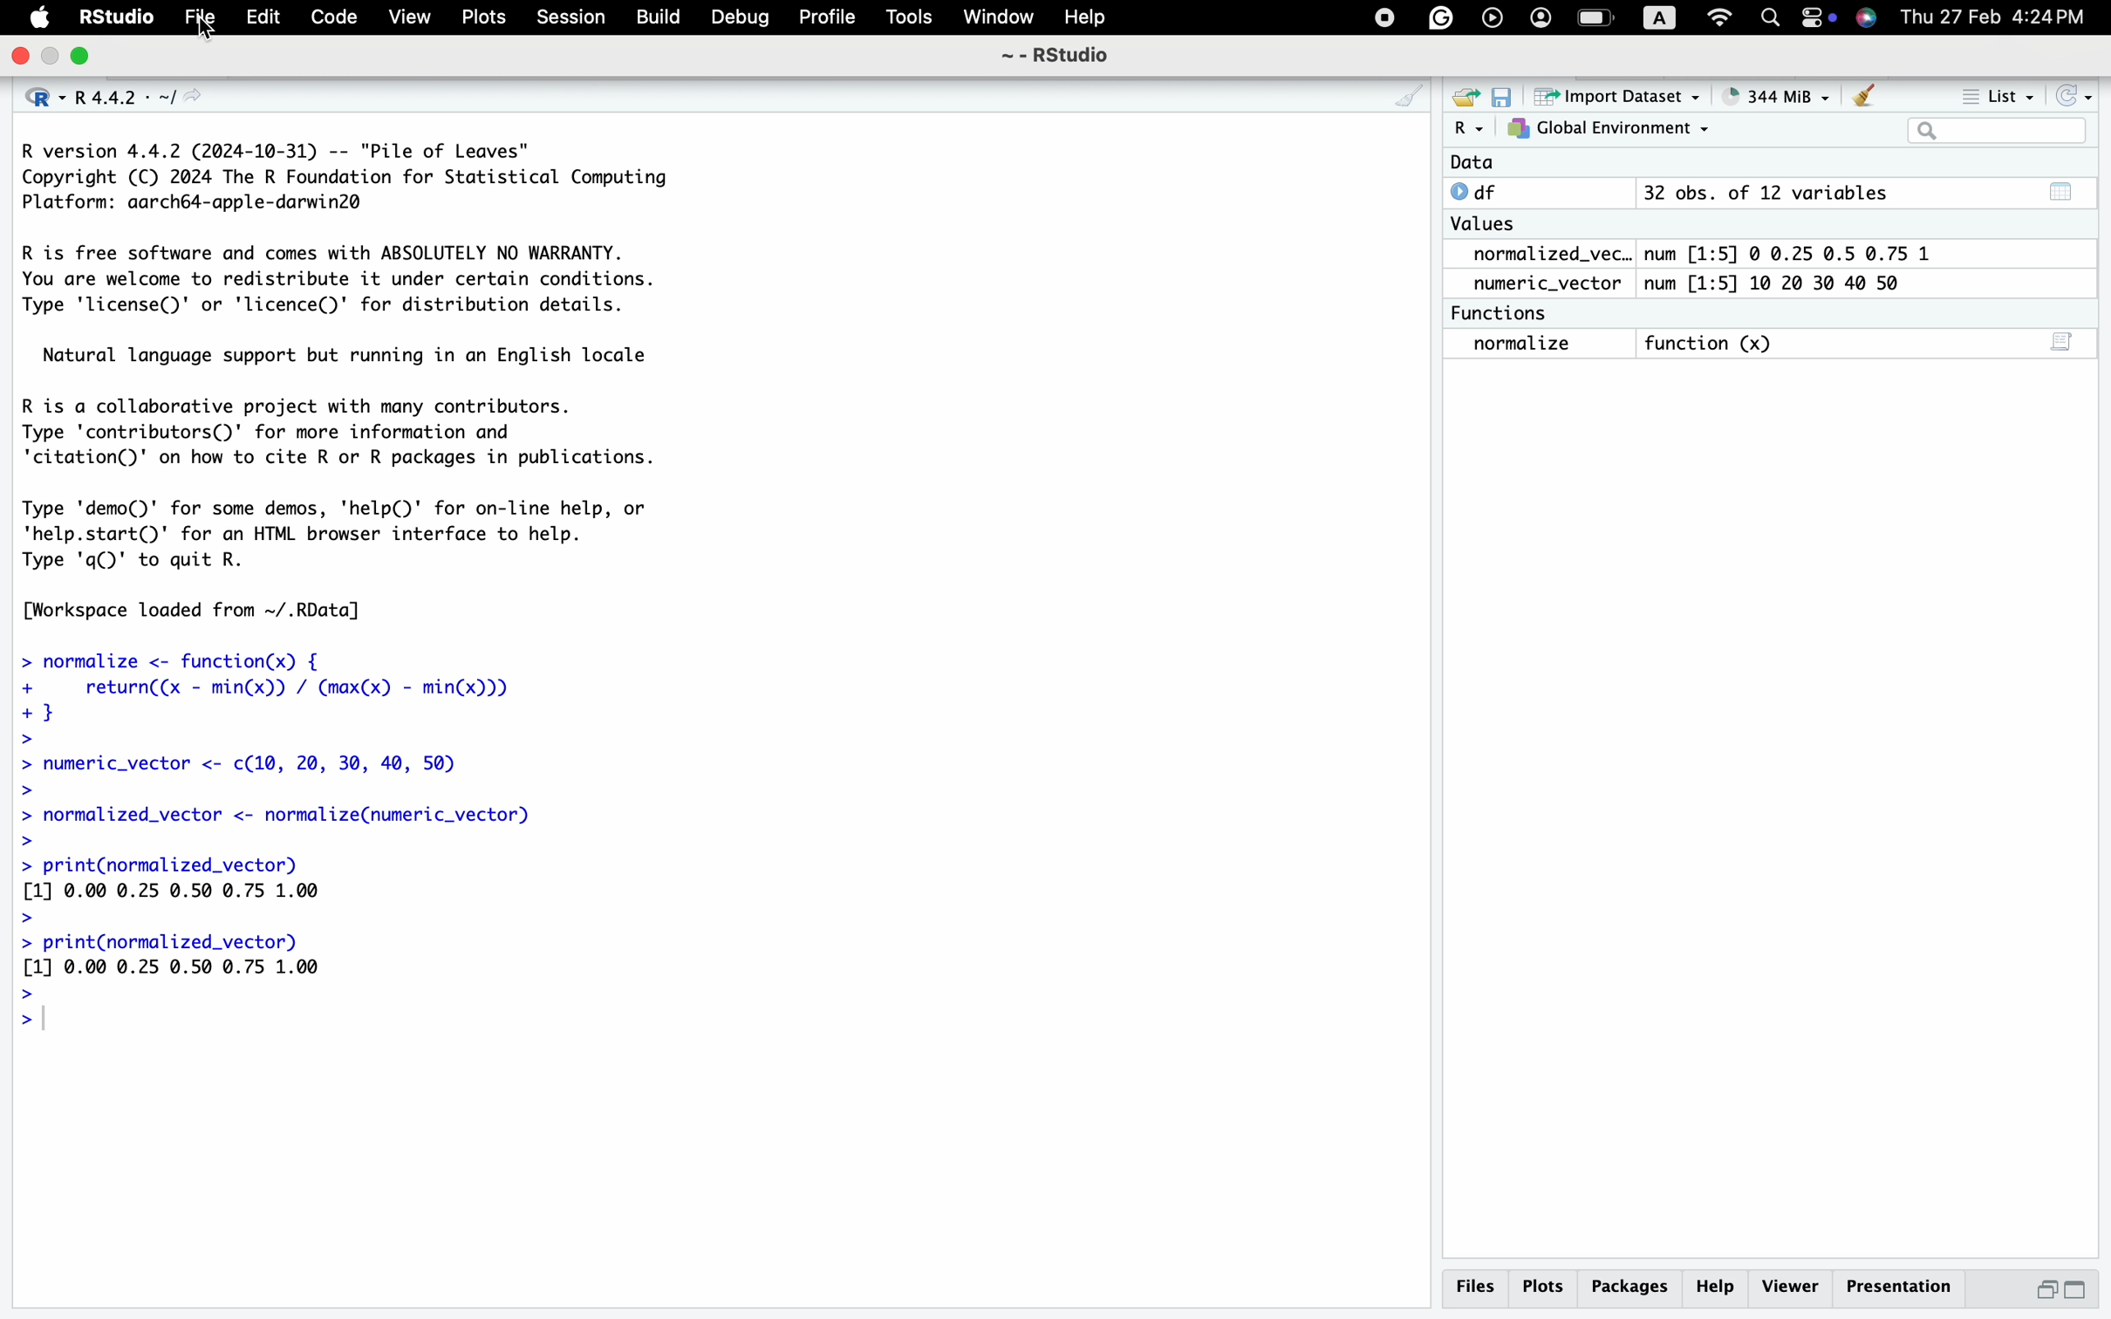  What do you see at coordinates (1666, 16) in the screenshot?
I see `A` at bounding box center [1666, 16].